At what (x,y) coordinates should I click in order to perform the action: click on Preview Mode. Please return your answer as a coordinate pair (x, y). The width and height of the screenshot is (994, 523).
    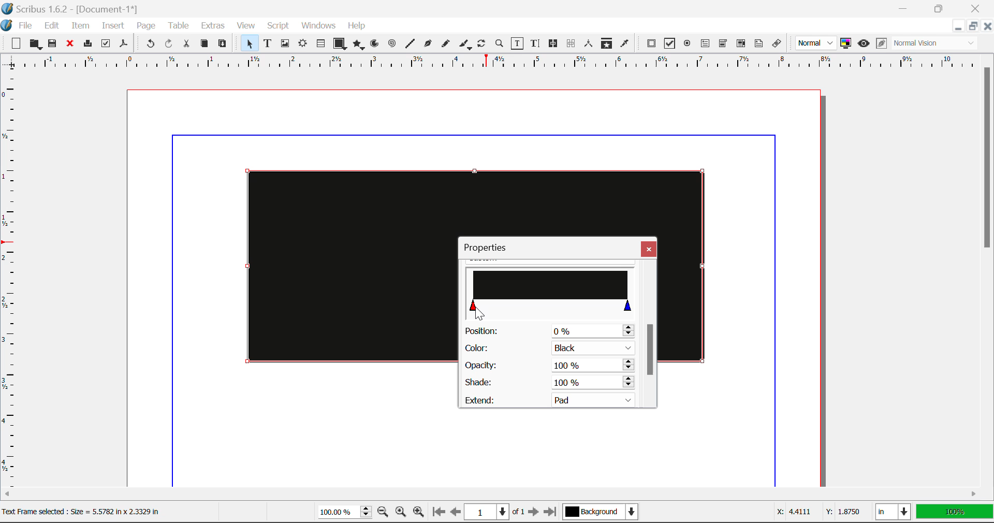
    Looking at the image, I should click on (864, 43).